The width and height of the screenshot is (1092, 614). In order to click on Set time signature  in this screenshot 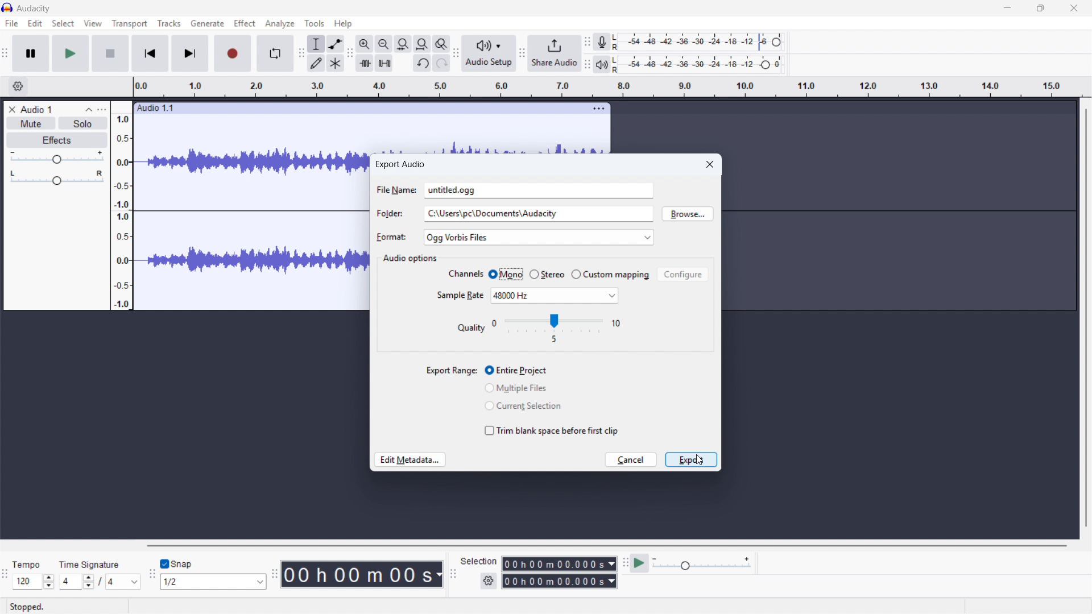, I will do `click(78, 582)`.